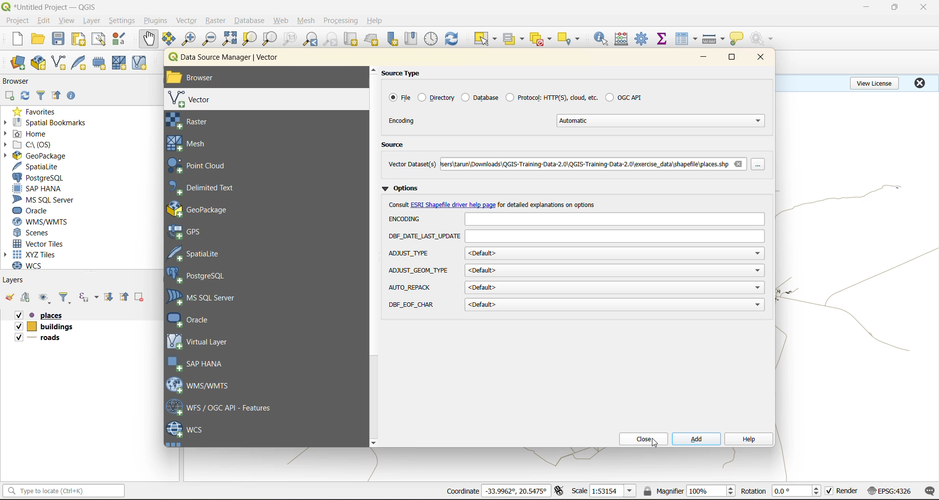 The height and width of the screenshot is (500, 939). Describe the element at coordinates (516, 491) in the screenshot. I see `coordinates` at that location.